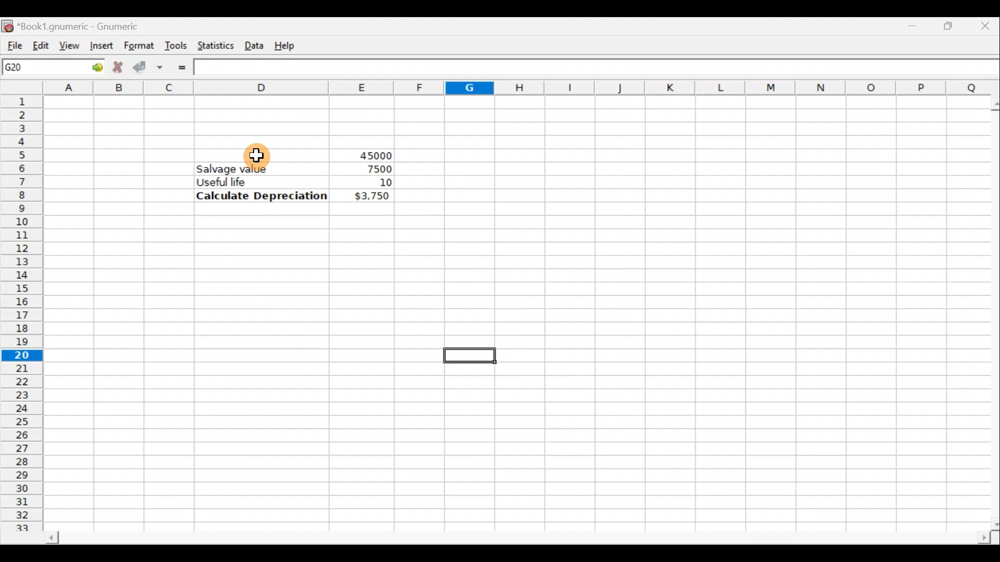 The height and width of the screenshot is (562, 1000). Describe the element at coordinates (362, 168) in the screenshot. I see `7500` at that location.